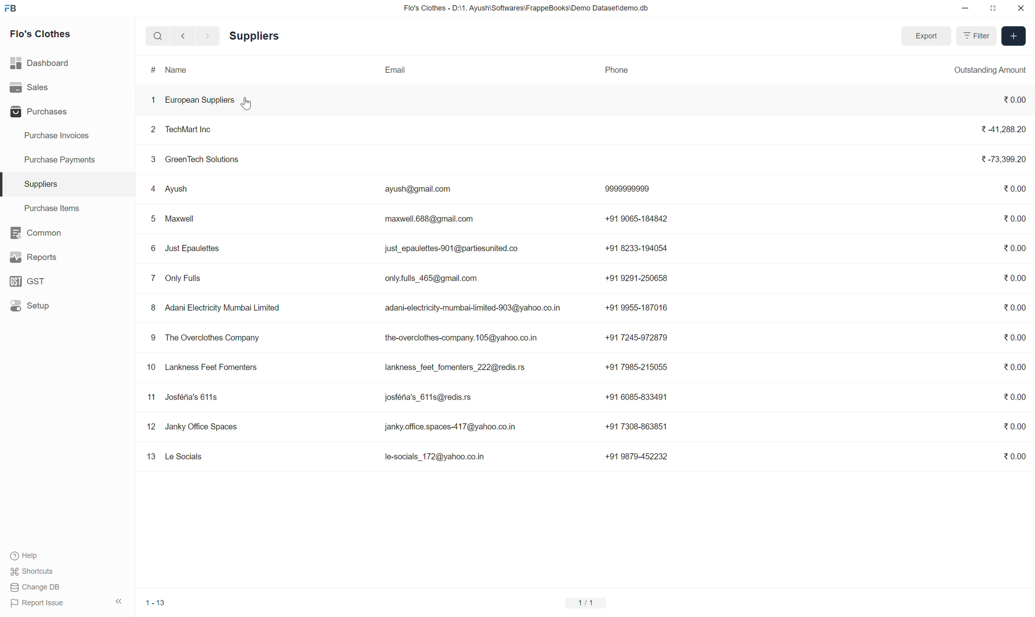  I want to click on %0.00, so click(1005, 365).